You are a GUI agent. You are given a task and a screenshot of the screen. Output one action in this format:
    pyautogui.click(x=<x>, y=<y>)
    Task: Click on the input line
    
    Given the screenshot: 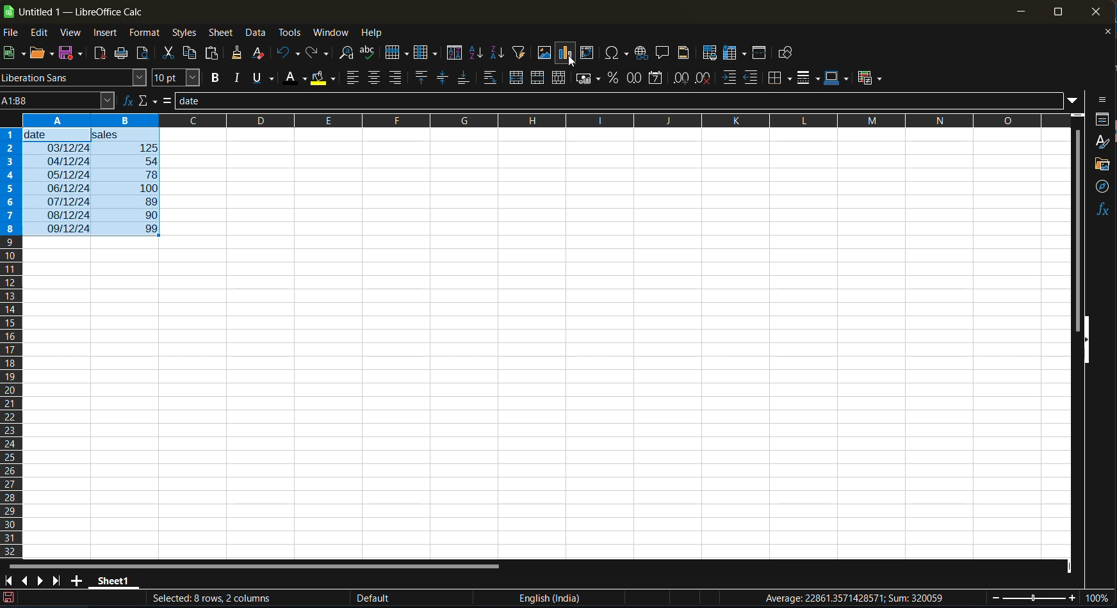 What is the action you would take?
    pyautogui.click(x=617, y=99)
    